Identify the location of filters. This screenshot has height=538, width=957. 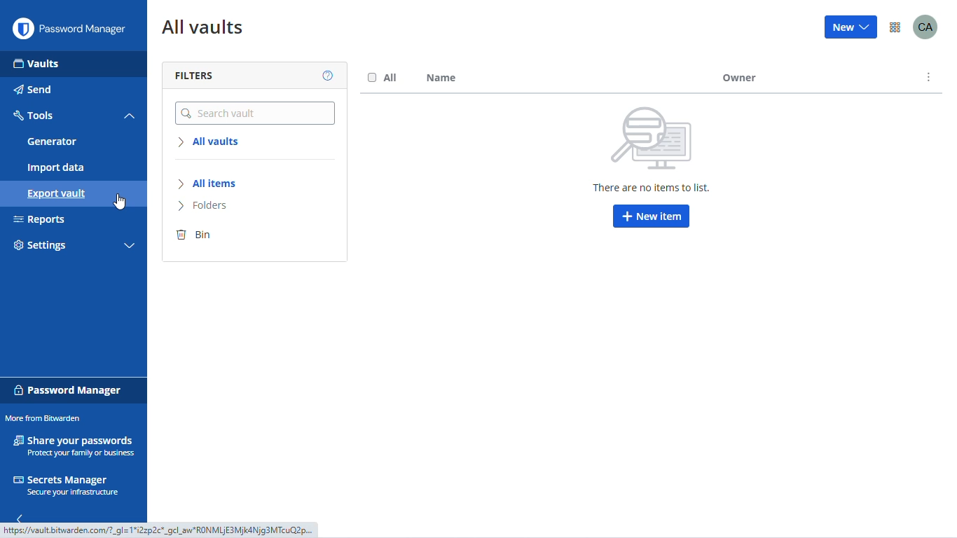
(193, 75).